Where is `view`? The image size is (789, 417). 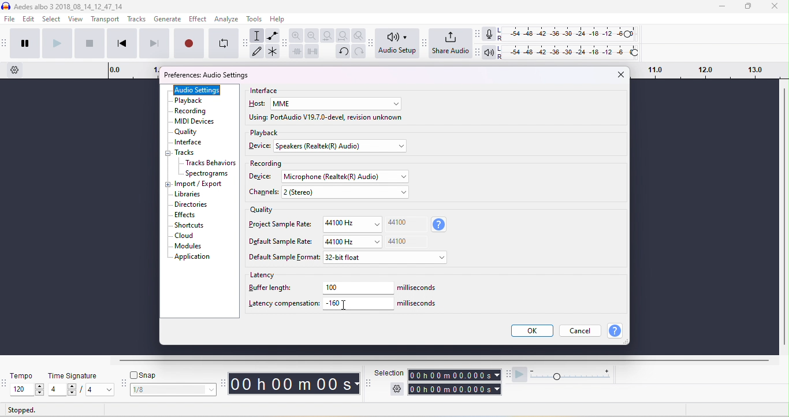
view is located at coordinates (76, 18).